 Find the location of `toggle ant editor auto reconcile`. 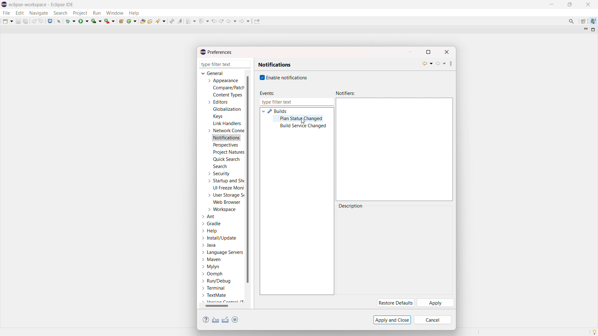

toggle ant editor auto reconcile is located at coordinates (172, 21).